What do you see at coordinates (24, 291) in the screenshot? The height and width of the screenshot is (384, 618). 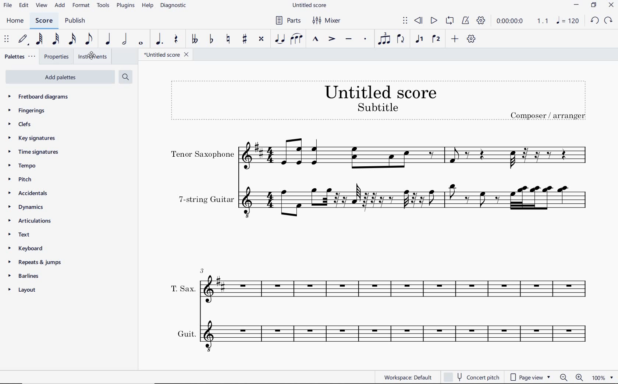 I see `LAYOUT` at bounding box center [24, 291].